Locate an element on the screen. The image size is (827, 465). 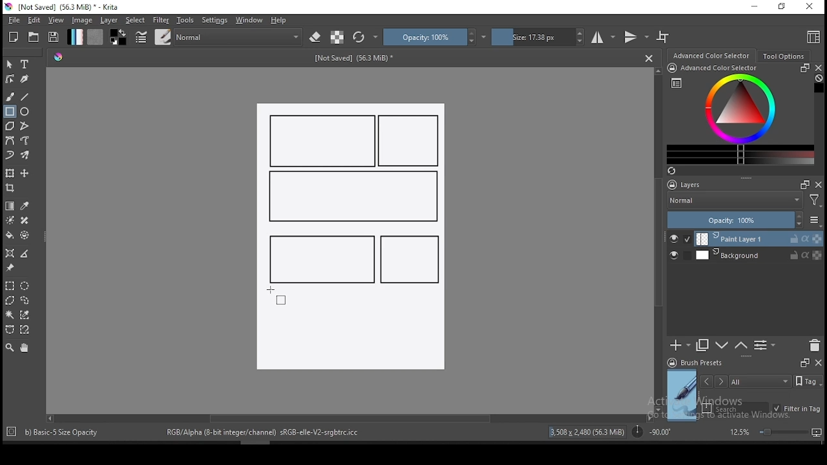
brush tool is located at coordinates (11, 96).